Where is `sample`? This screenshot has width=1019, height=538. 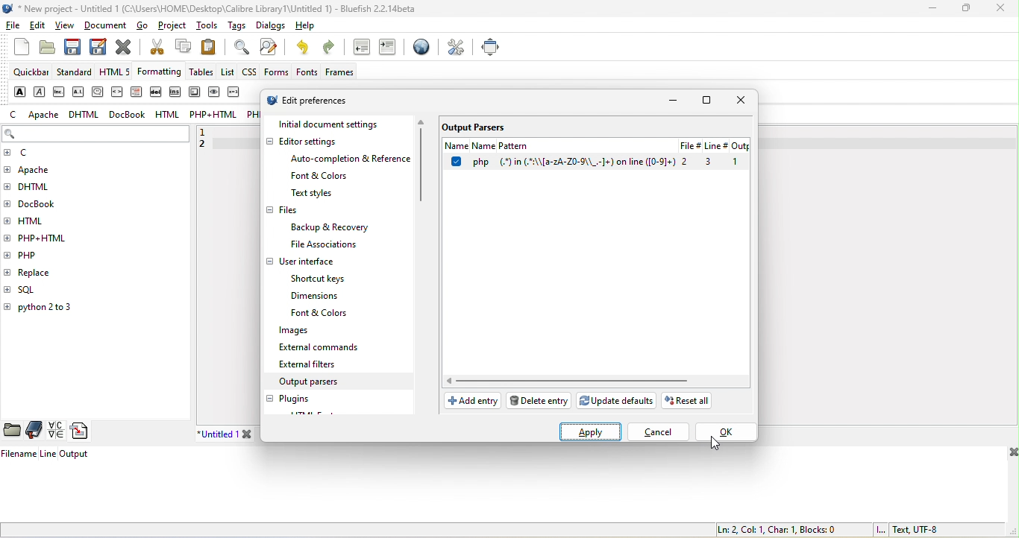 sample is located at coordinates (215, 94).